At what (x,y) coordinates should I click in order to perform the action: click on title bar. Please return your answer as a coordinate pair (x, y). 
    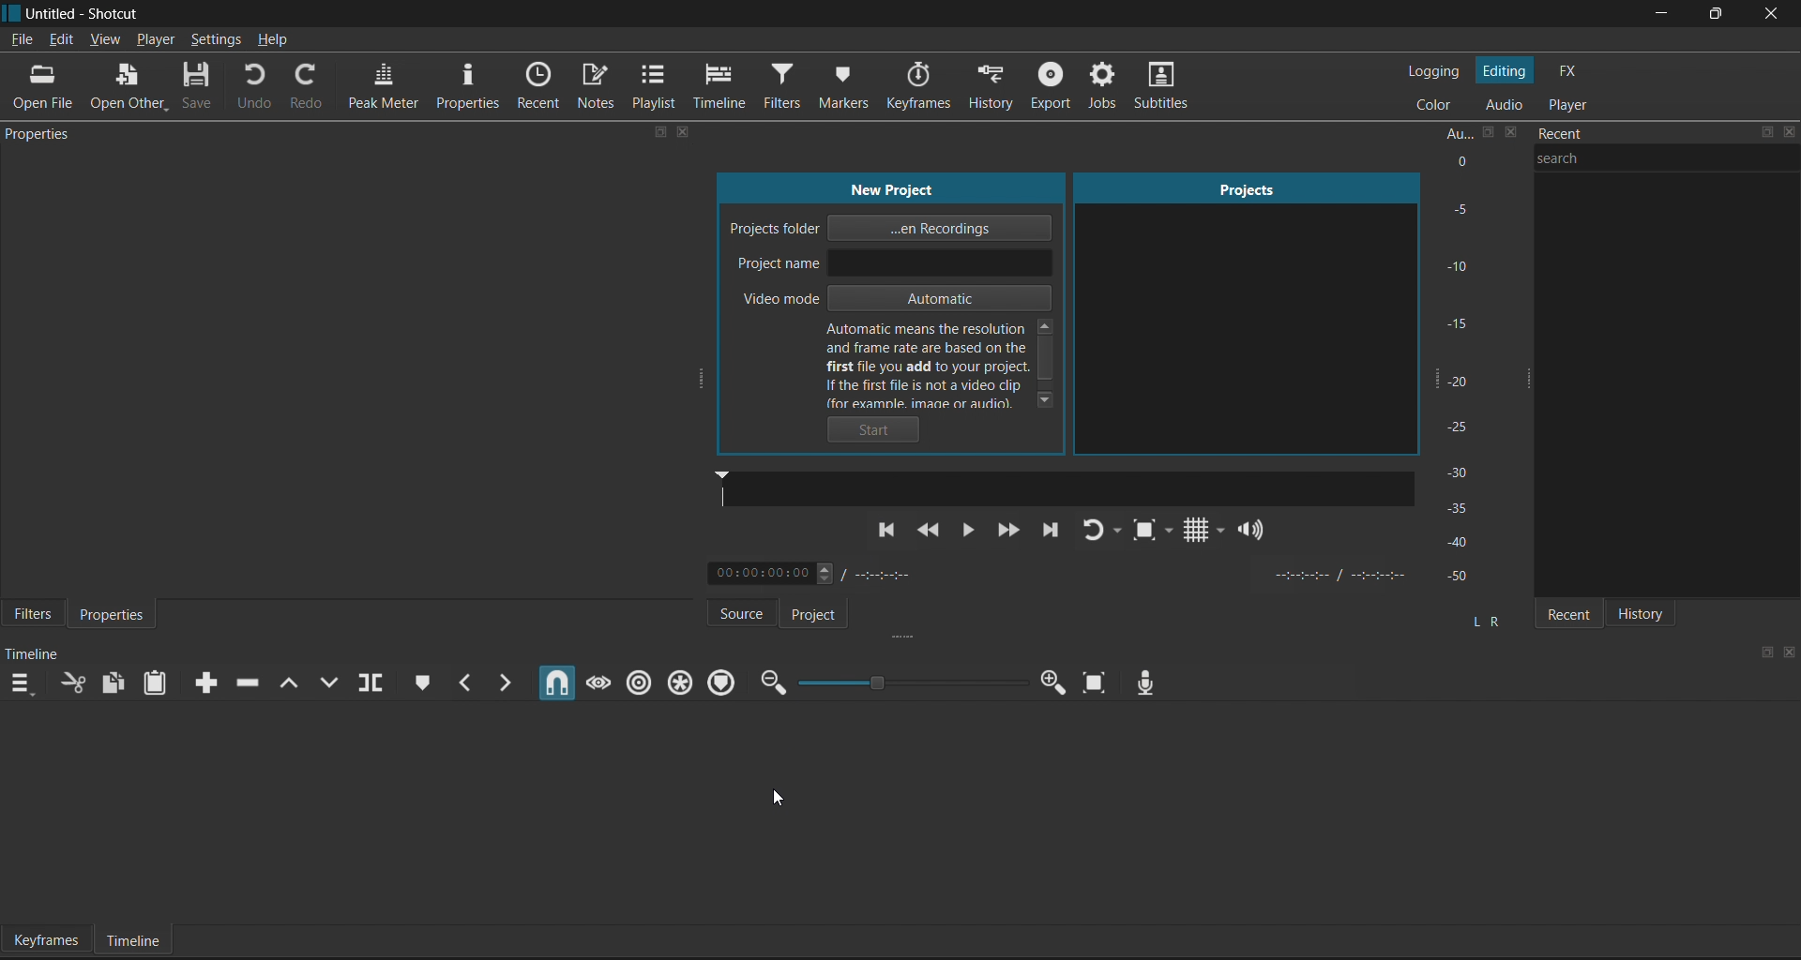
    Looking at the image, I should click on (816, 12).